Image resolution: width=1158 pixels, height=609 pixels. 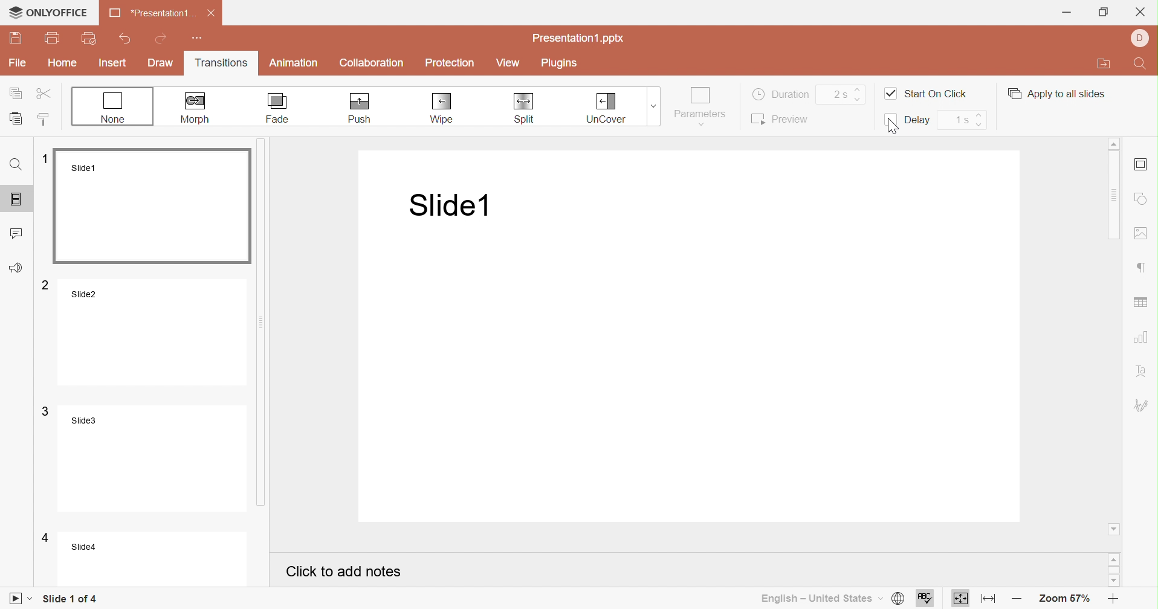 What do you see at coordinates (898, 124) in the screenshot?
I see `Cursor` at bounding box center [898, 124].